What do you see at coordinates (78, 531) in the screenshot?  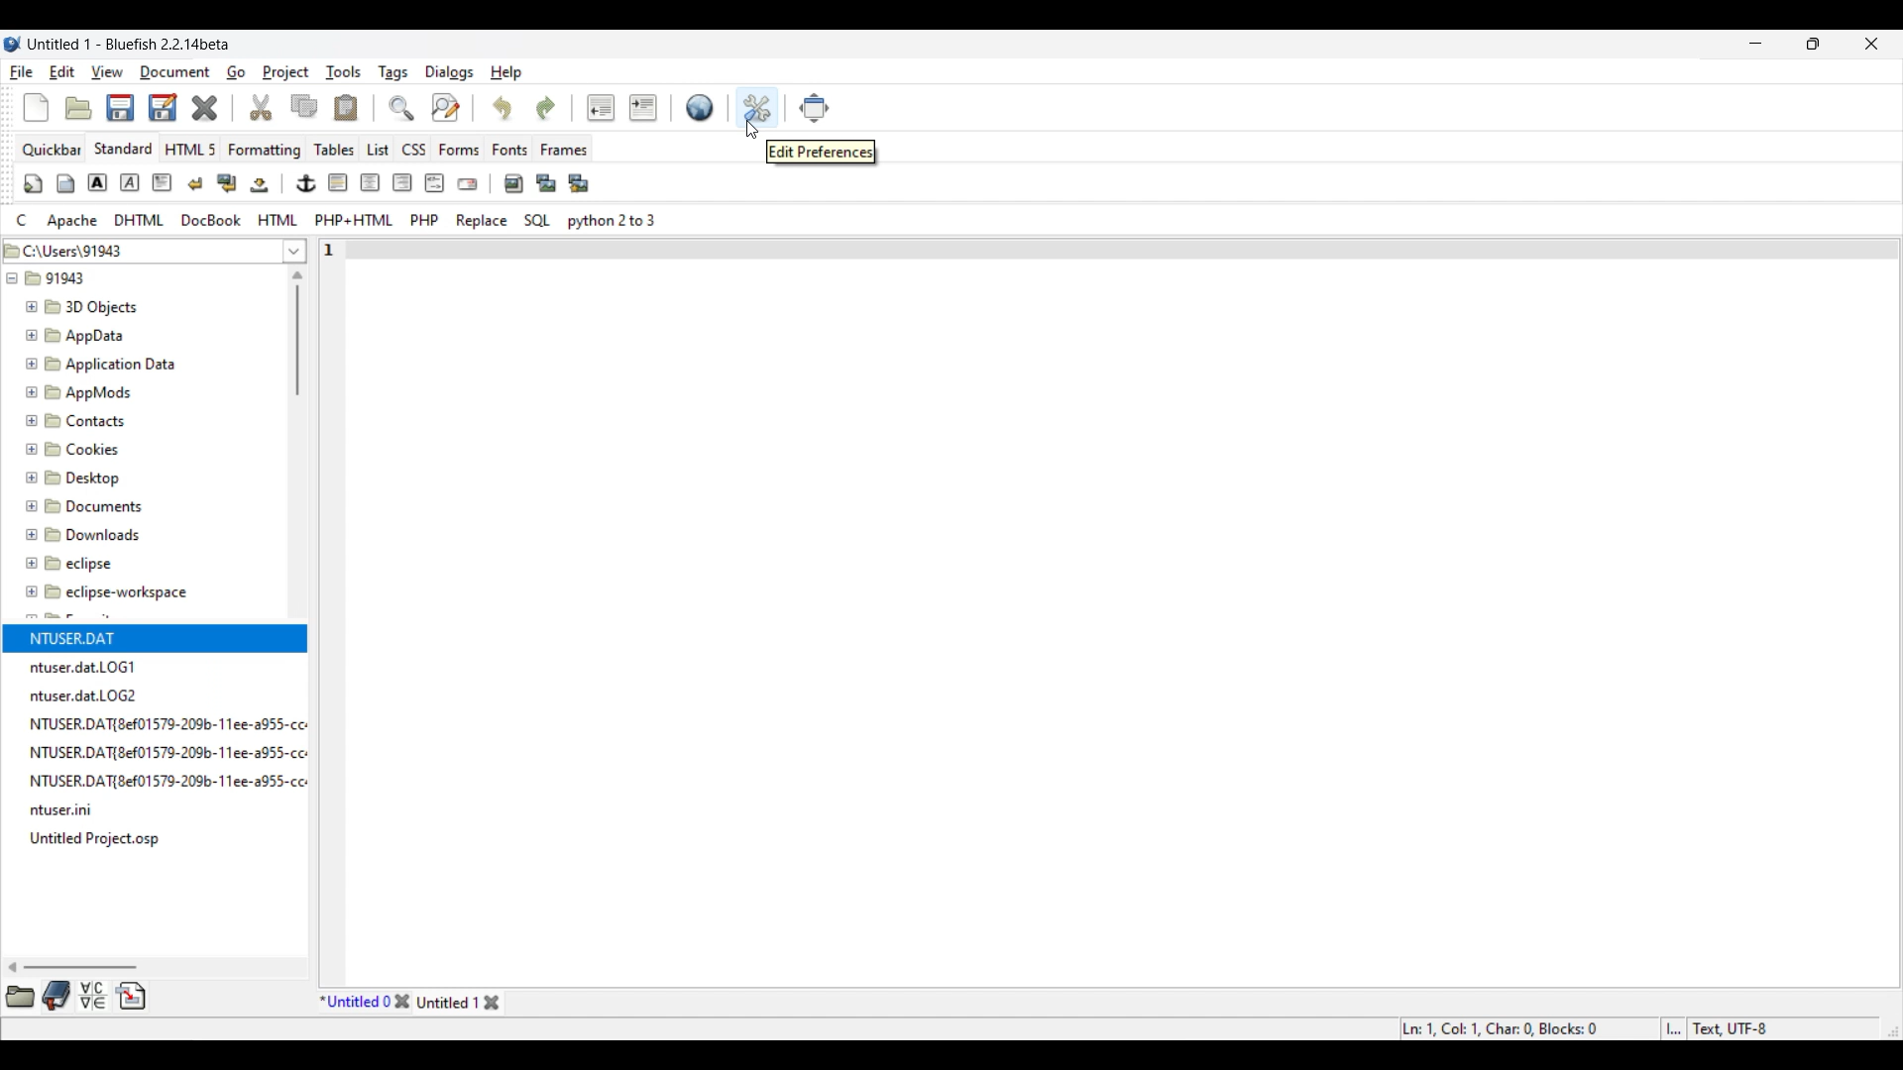 I see `BB B Downloads` at bounding box center [78, 531].